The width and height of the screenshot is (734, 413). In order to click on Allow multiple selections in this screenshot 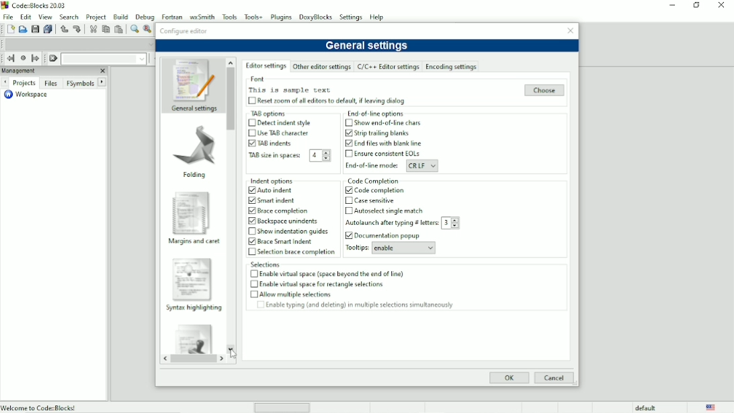, I will do `click(294, 294)`.